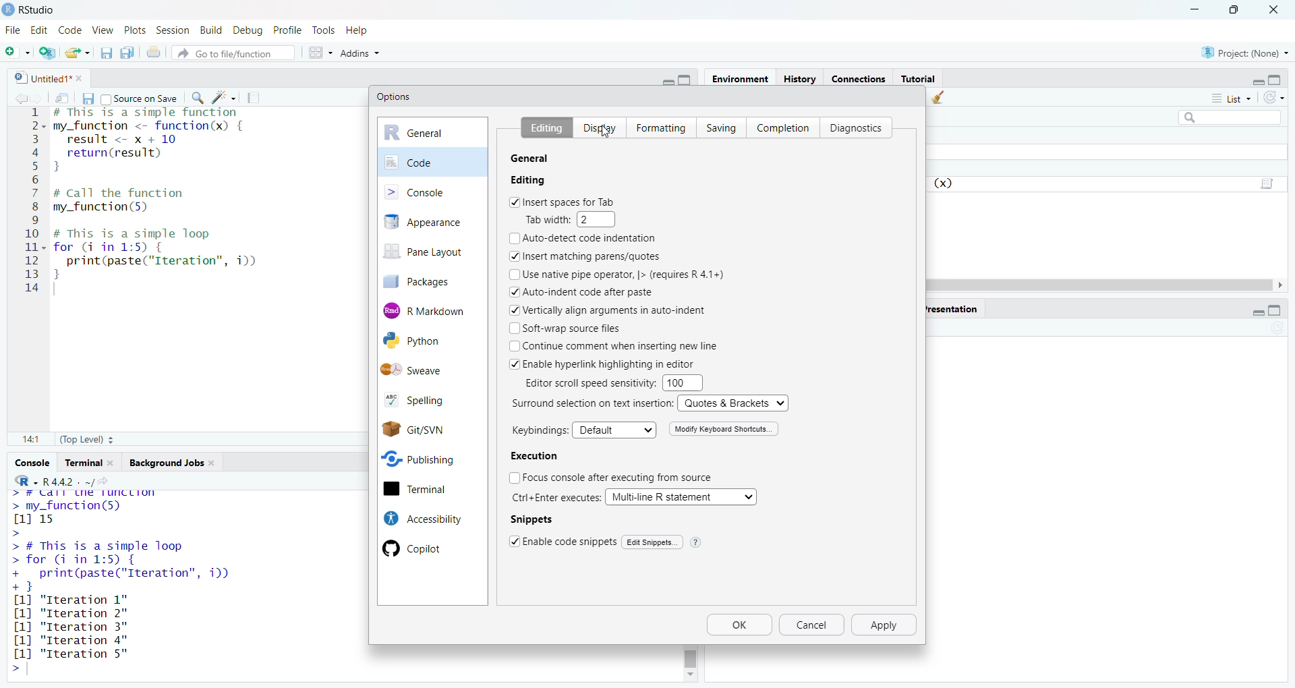  What do you see at coordinates (290, 29) in the screenshot?
I see `profile` at bounding box center [290, 29].